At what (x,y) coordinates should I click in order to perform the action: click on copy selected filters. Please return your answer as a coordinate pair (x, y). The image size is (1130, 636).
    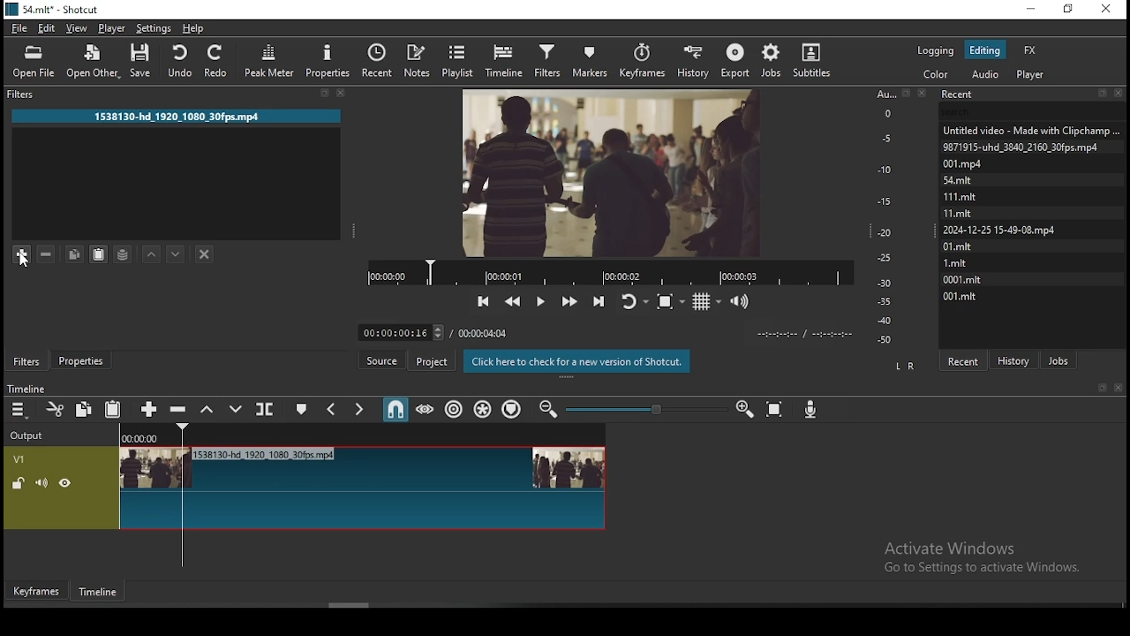
    Looking at the image, I should click on (75, 256).